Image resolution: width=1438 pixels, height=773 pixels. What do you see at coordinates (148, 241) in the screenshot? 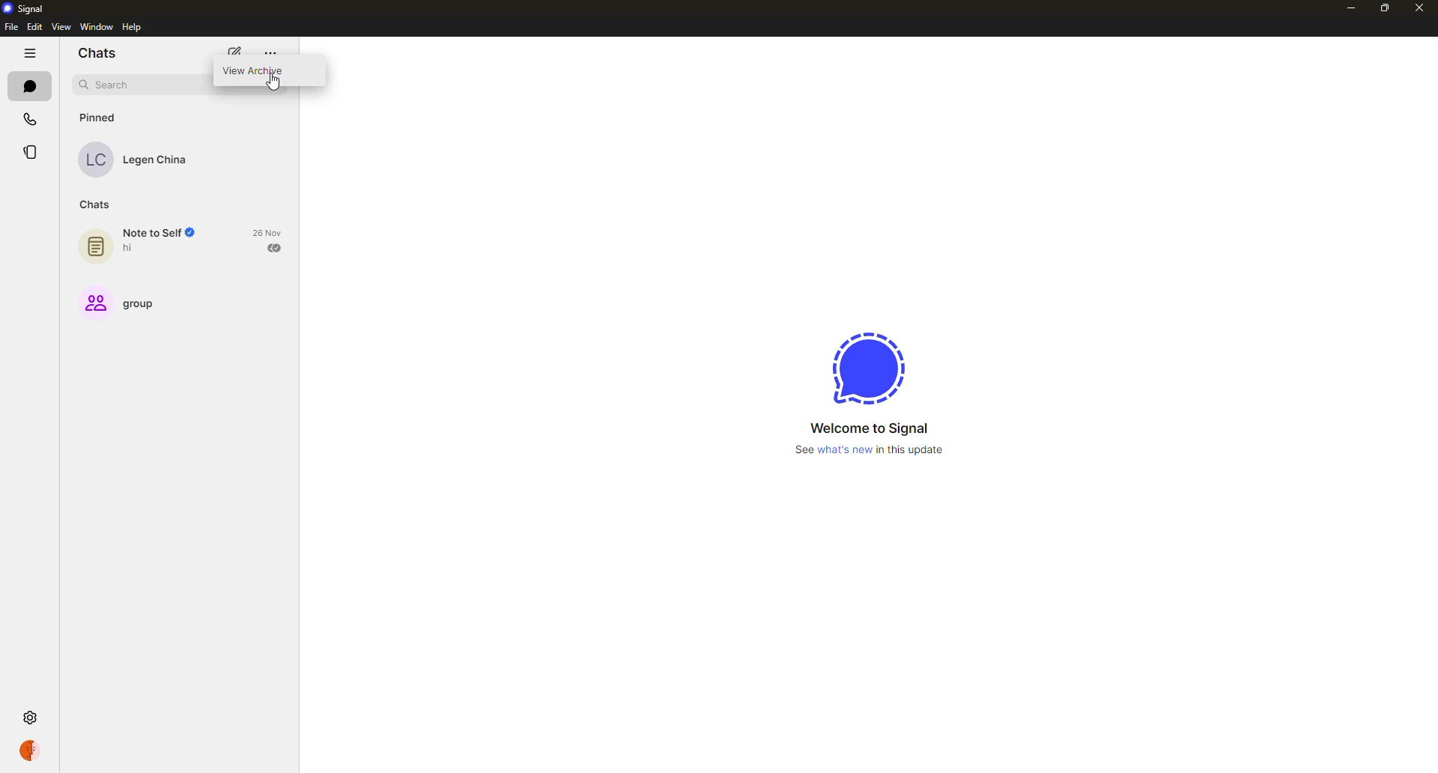
I see `note to self` at bounding box center [148, 241].